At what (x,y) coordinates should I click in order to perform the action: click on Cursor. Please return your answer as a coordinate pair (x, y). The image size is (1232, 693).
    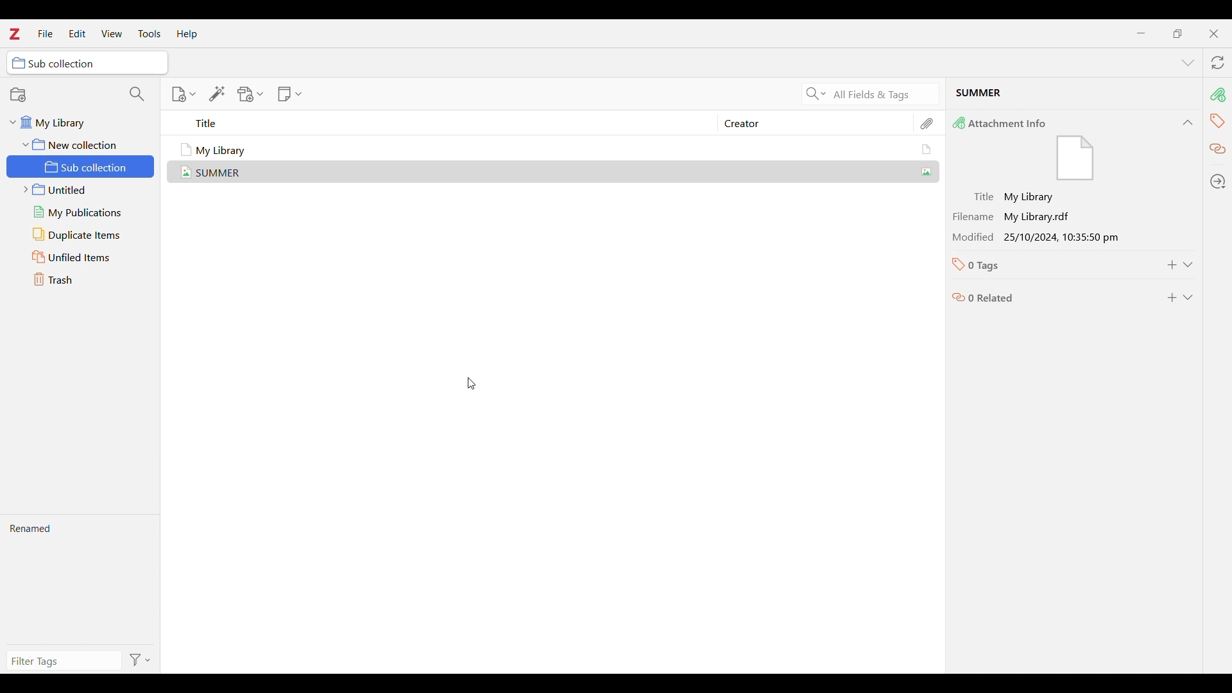
    Looking at the image, I should click on (472, 384).